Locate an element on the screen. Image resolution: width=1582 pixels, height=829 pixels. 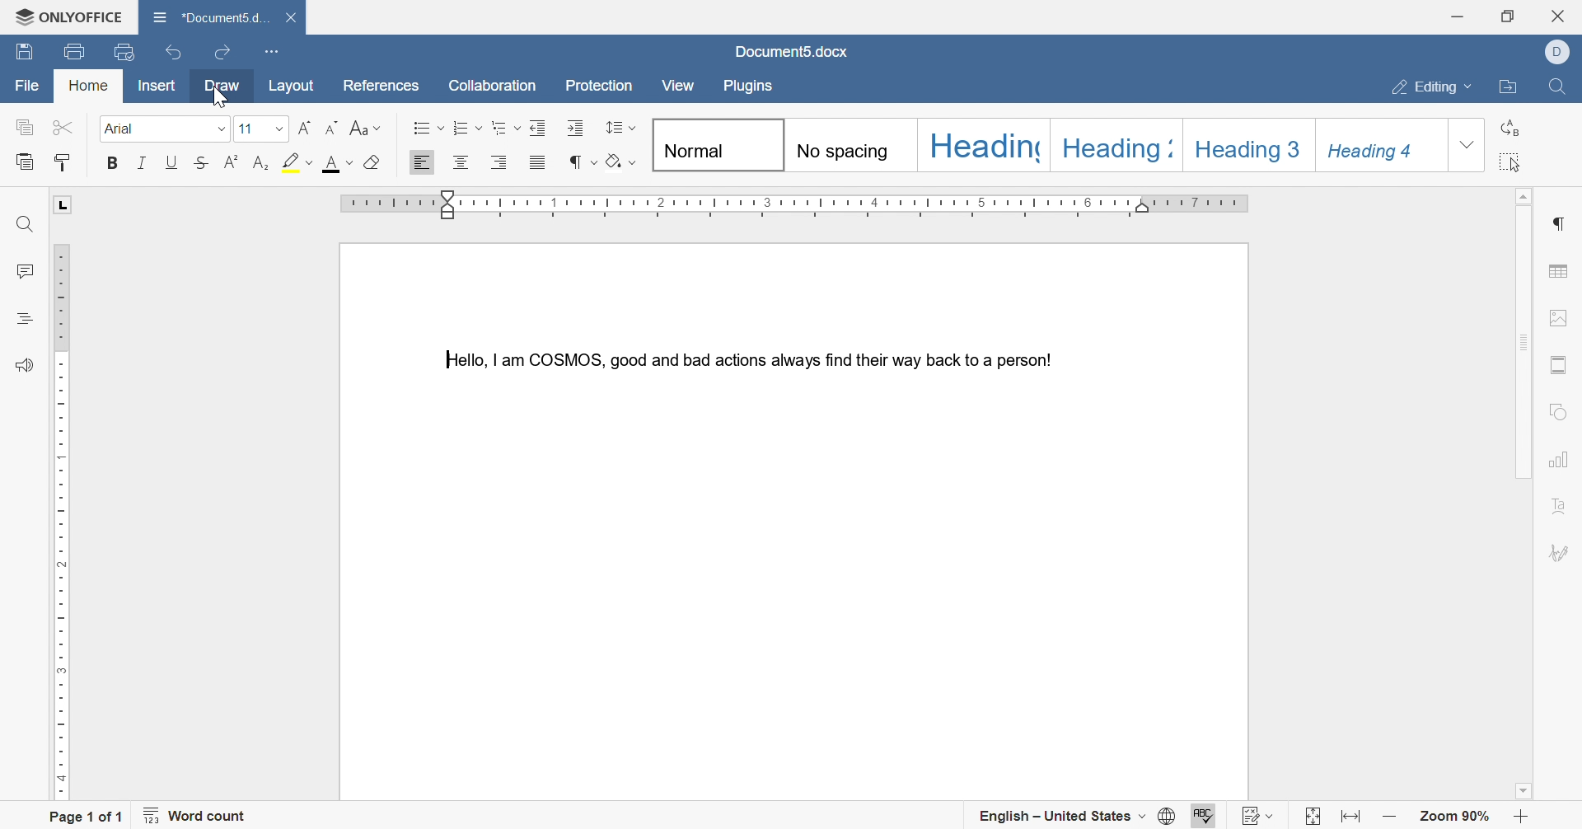
underline is located at coordinates (171, 163).